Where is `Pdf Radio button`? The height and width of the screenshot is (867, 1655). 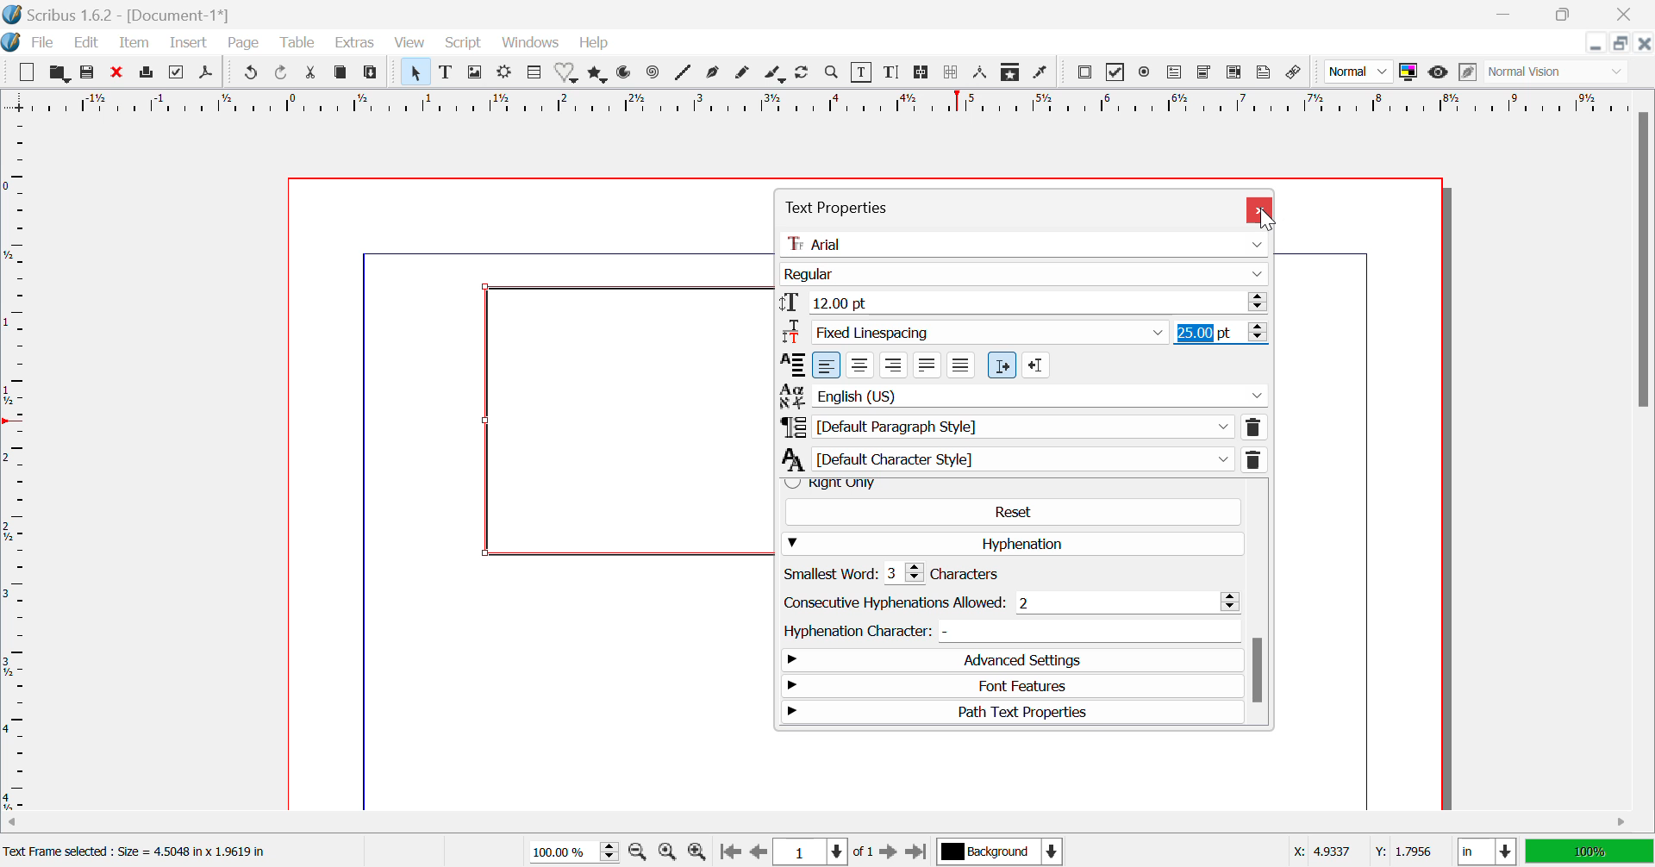 Pdf Radio button is located at coordinates (1147, 72).